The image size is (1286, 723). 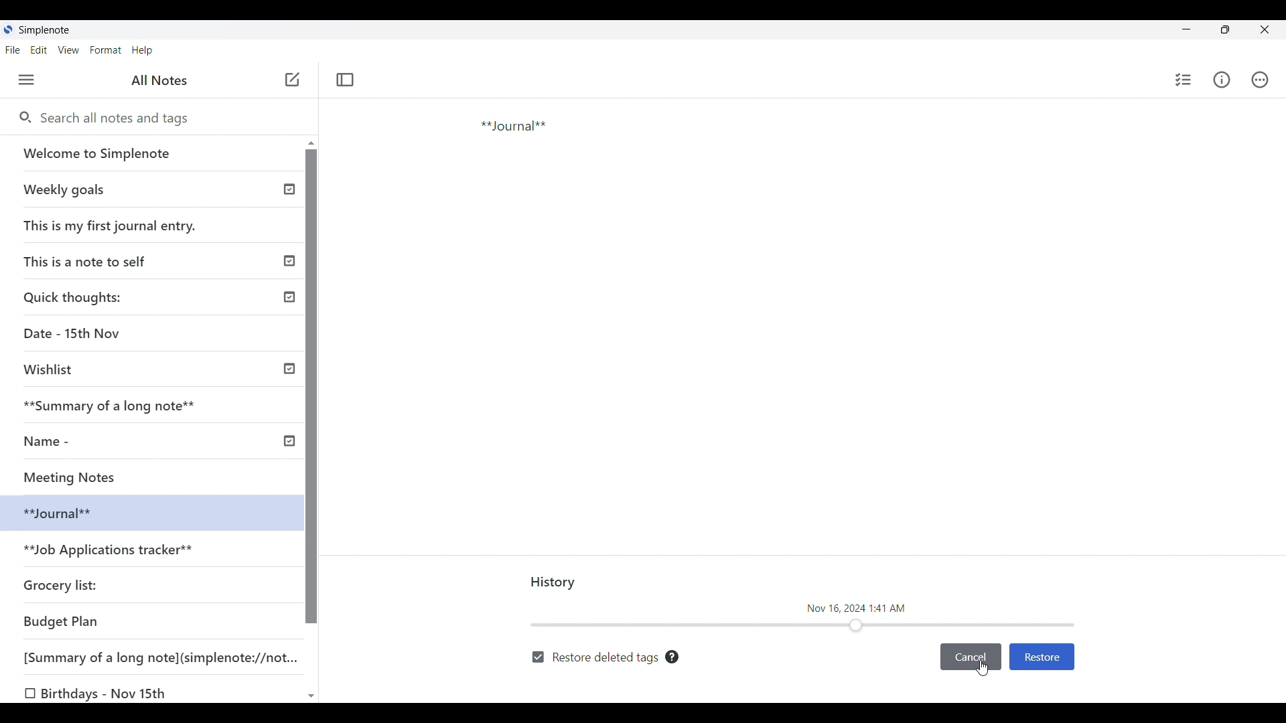 What do you see at coordinates (1260, 80) in the screenshot?
I see `Actions` at bounding box center [1260, 80].